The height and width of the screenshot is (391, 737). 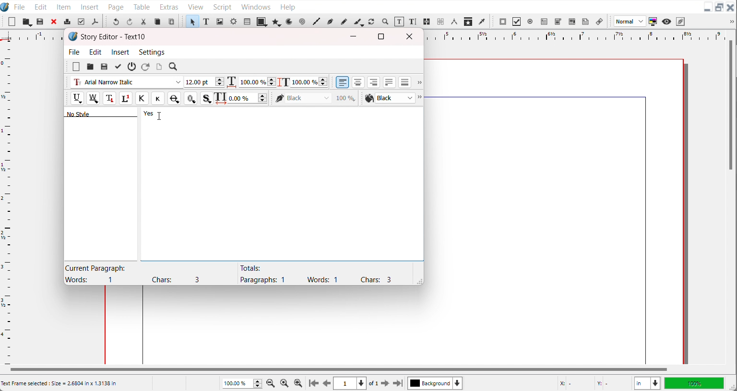 What do you see at coordinates (654, 22) in the screenshot?
I see `Toggle color` at bounding box center [654, 22].